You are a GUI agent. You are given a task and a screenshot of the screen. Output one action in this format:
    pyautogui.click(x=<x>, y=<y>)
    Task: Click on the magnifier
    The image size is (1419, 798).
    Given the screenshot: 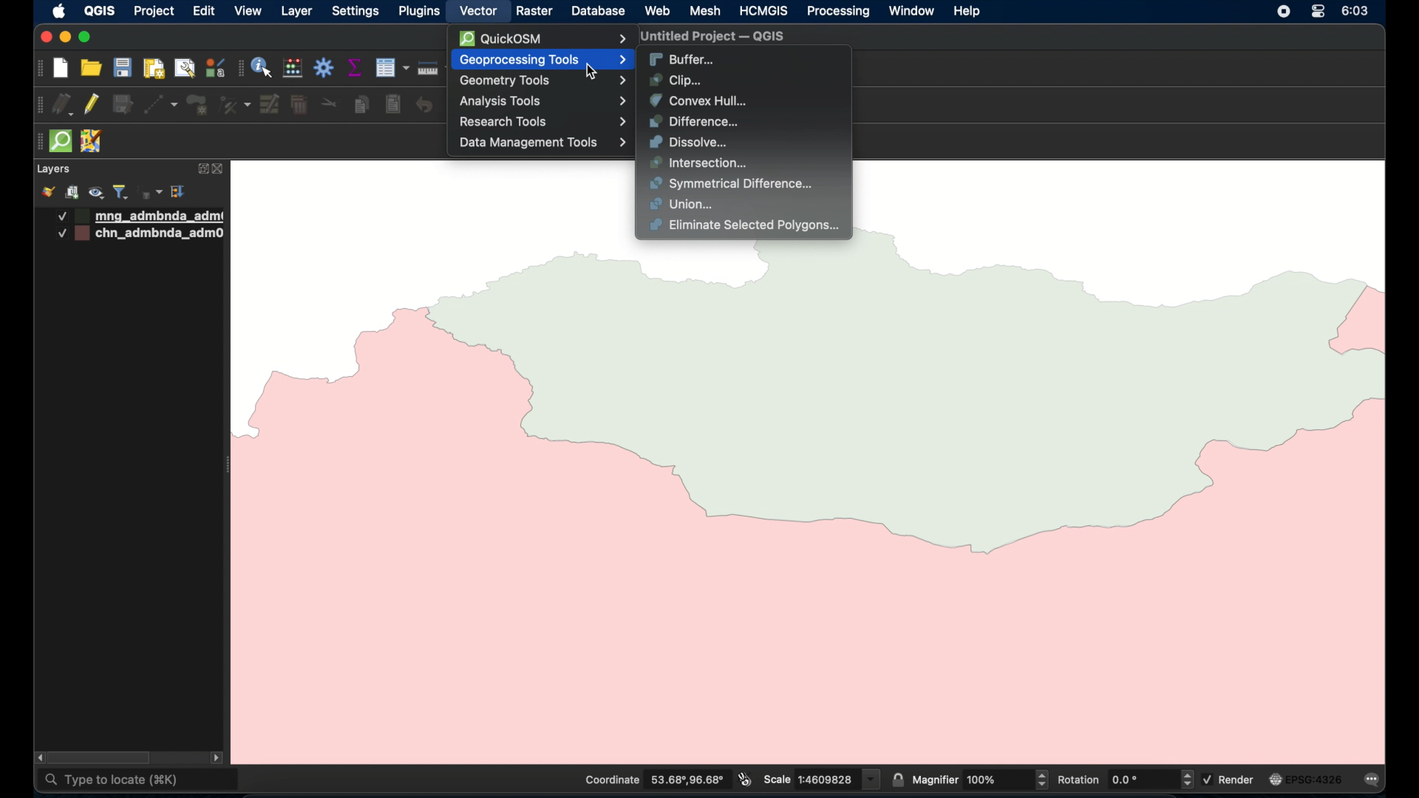 What is the action you would take?
    pyautogui.click(x=980, y=779)
    